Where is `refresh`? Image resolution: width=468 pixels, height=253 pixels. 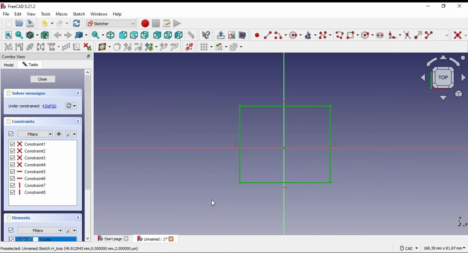
refresh is located at coordinates (77, 23).